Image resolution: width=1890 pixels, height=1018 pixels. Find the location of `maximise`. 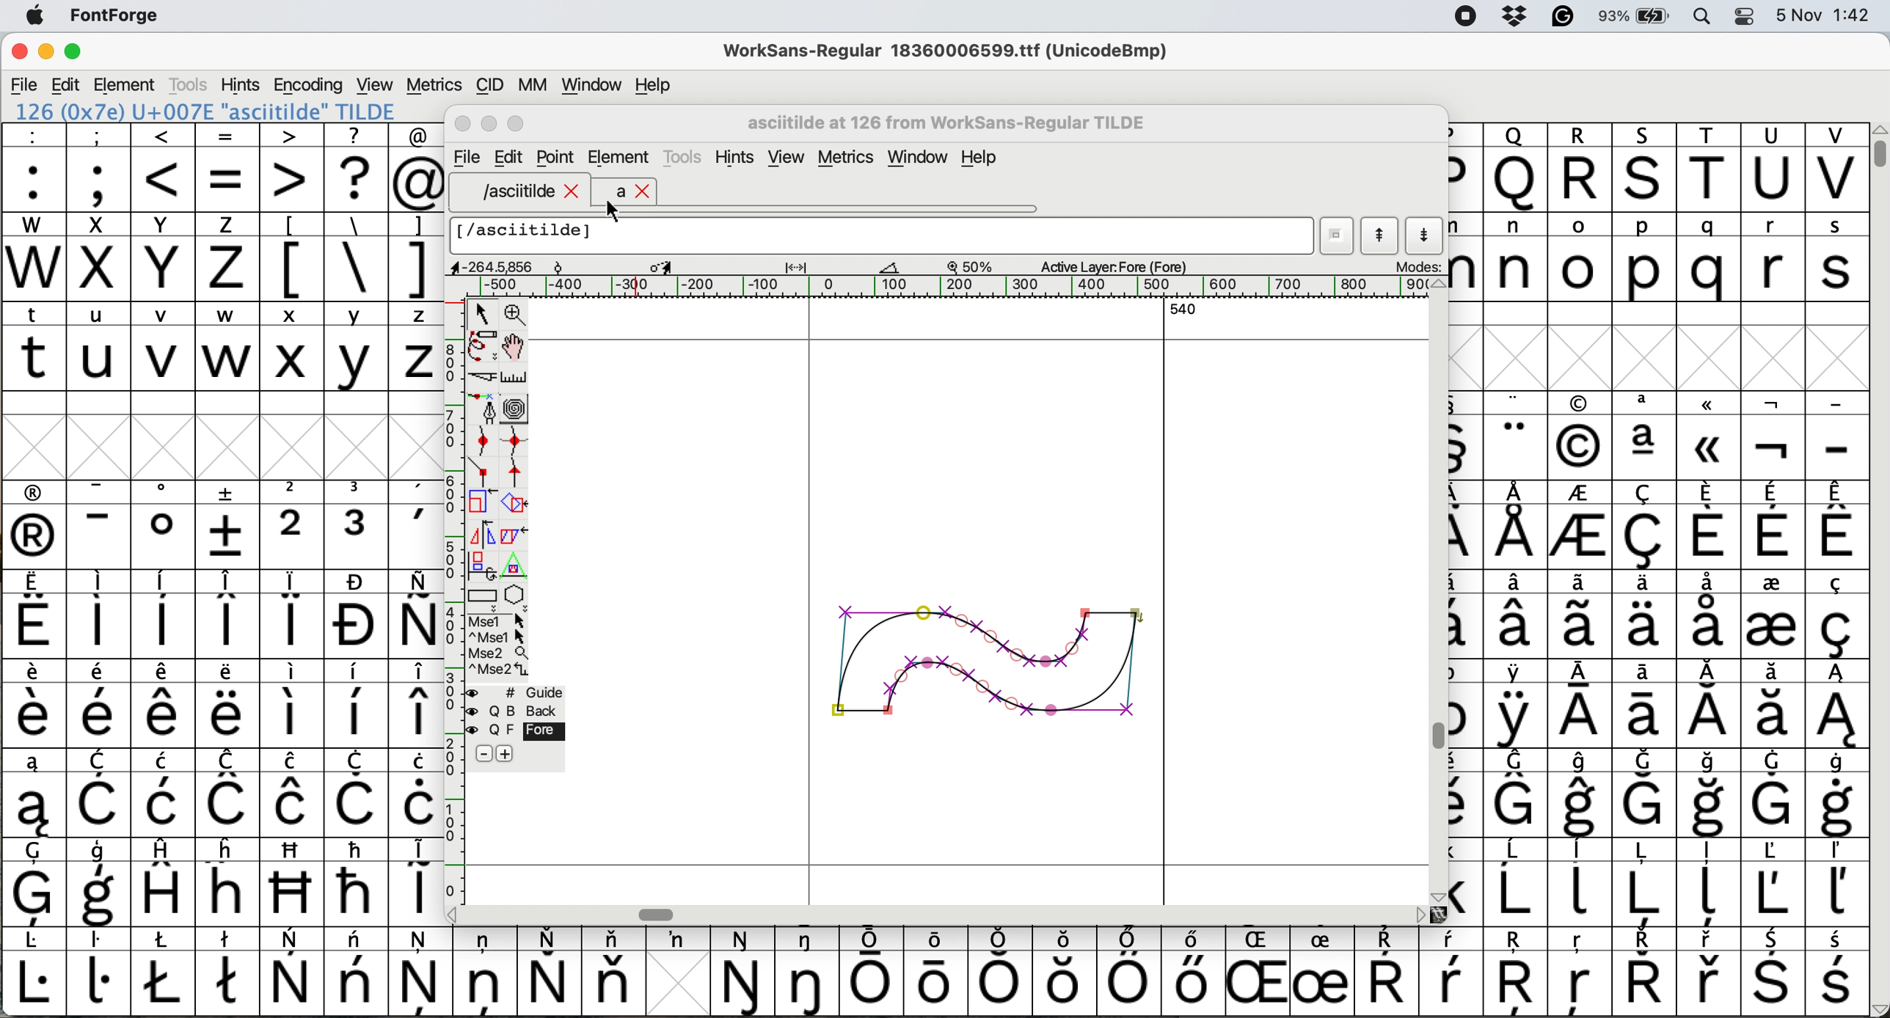

maximise is located at coordinates (73, 55).